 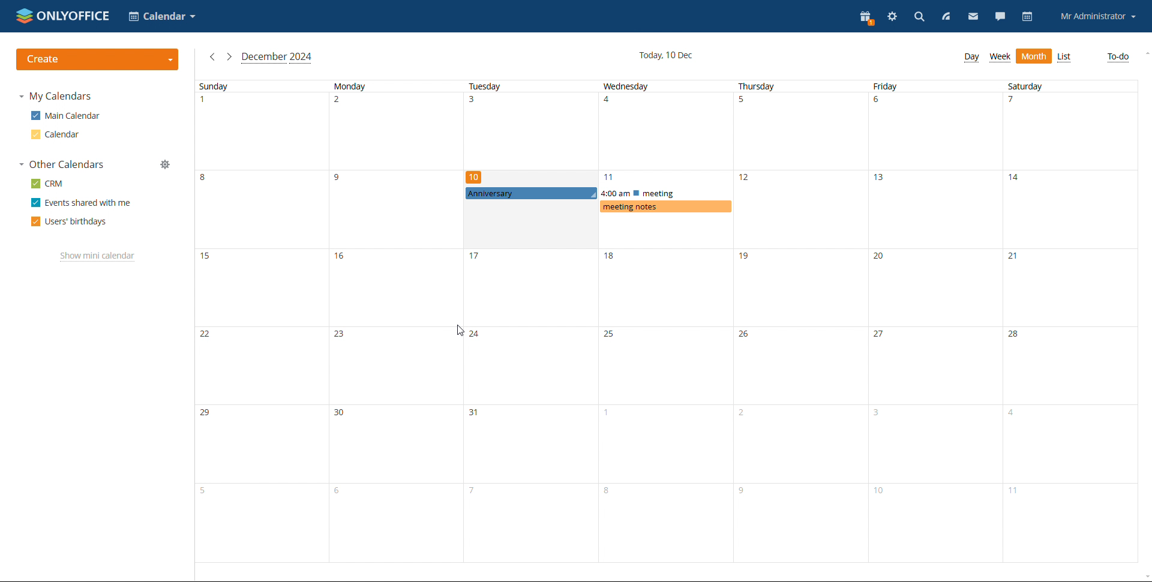 What do you see at coordinates (398, 322) in the screenshot?
I see `monday` at bounding box center [398, 322].